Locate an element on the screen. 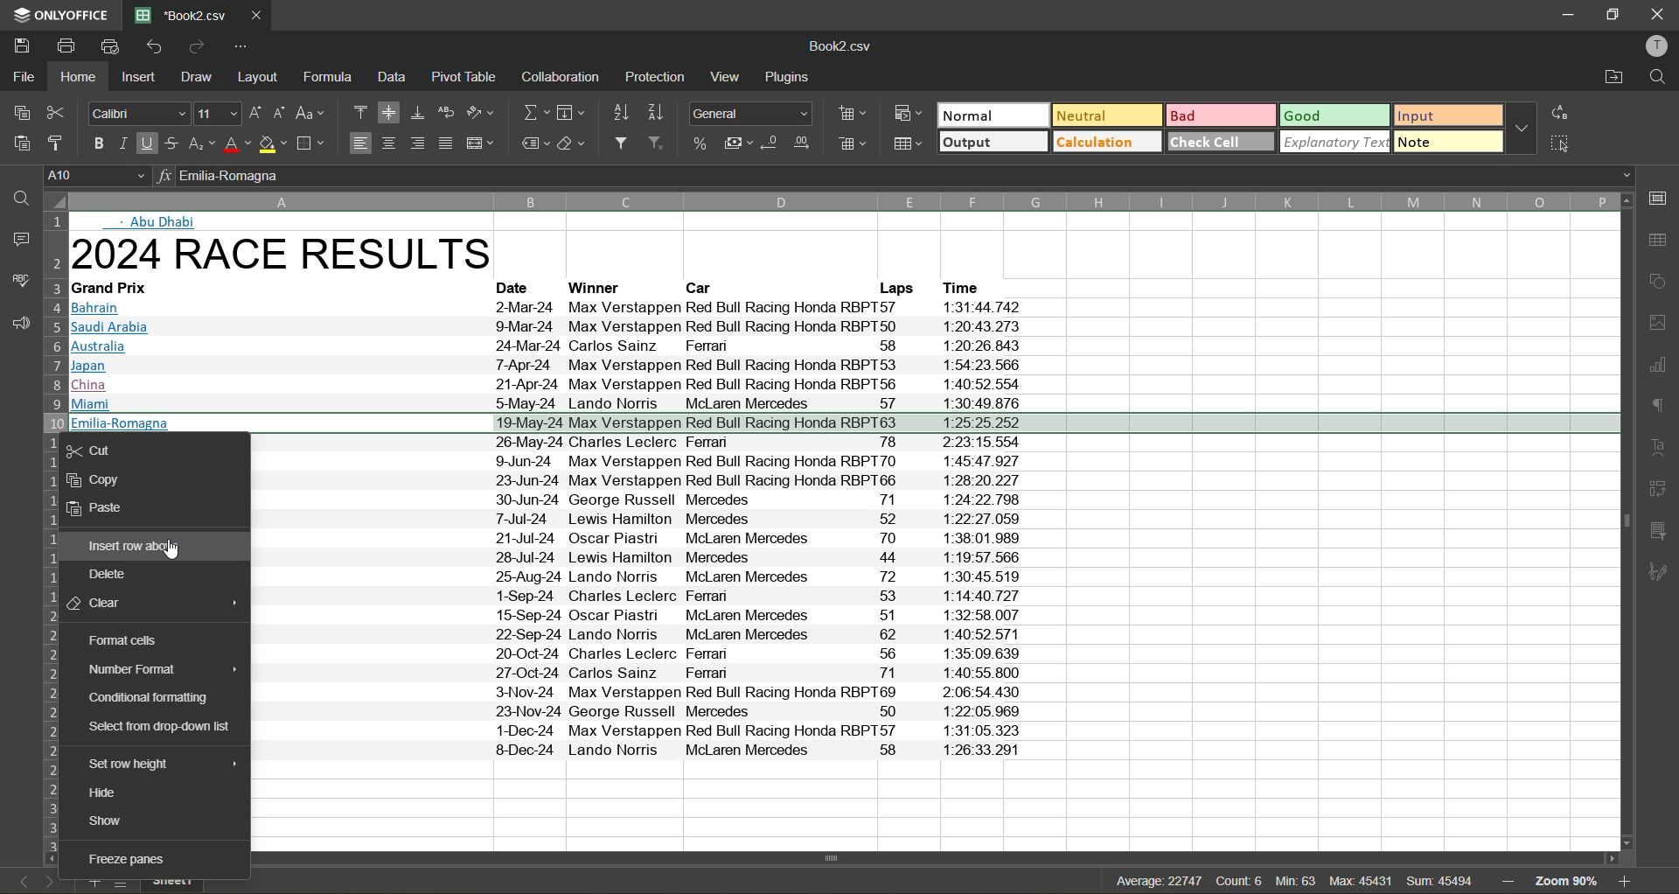 This screenshot has height=894, width=1679. note is located at coordinates (1446, 141).